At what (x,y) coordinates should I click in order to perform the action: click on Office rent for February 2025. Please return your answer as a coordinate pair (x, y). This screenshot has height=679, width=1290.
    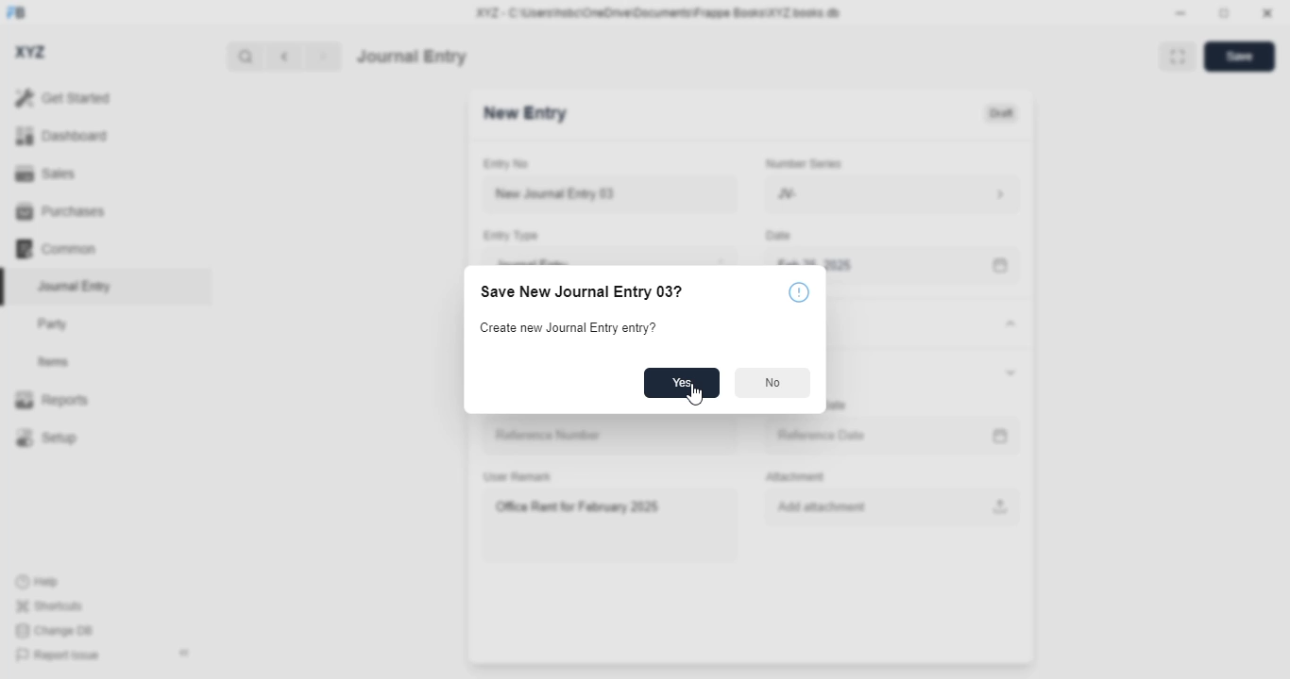
    Looking at the image, I should click on (608, 524).